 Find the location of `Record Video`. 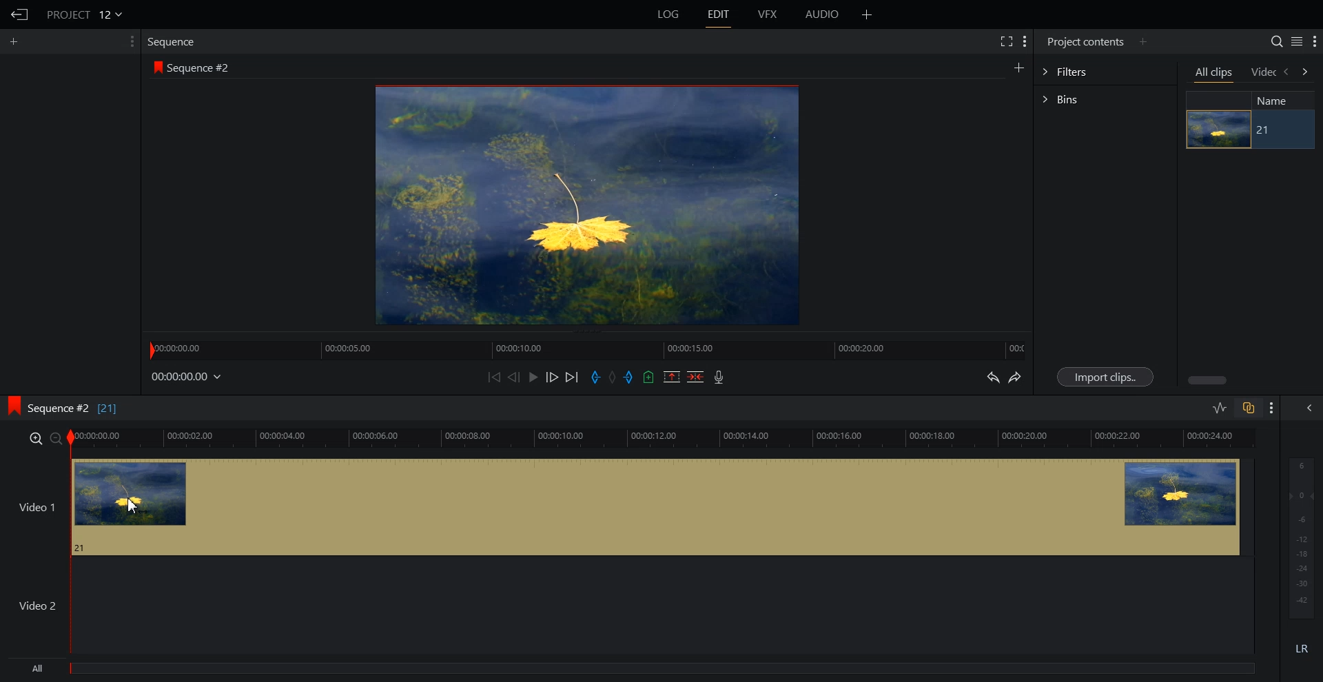

Record Video is located at coordinates (720, 378).